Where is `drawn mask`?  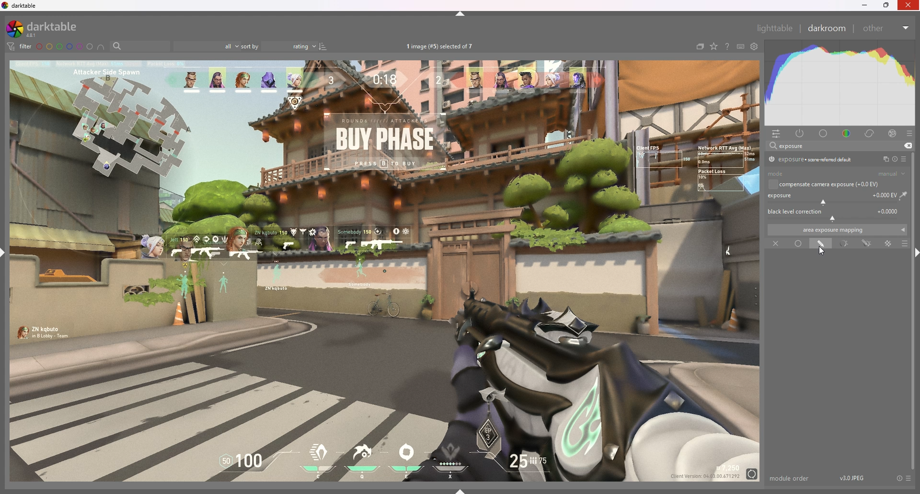 drawn mask is located at coordinates (820, 244).